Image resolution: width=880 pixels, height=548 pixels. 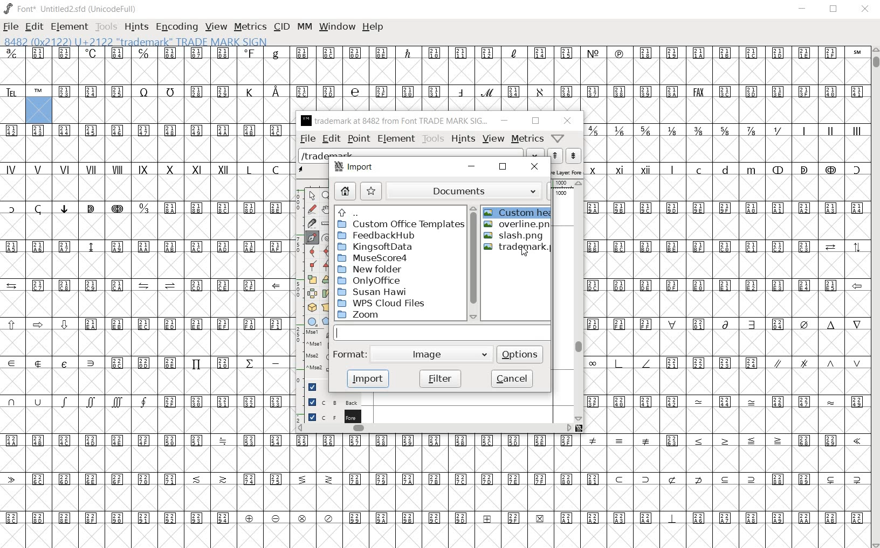 What do you see at coordinates (11, 27) in the screenshot?
I see `FILE` at bounding box center [11, 27].